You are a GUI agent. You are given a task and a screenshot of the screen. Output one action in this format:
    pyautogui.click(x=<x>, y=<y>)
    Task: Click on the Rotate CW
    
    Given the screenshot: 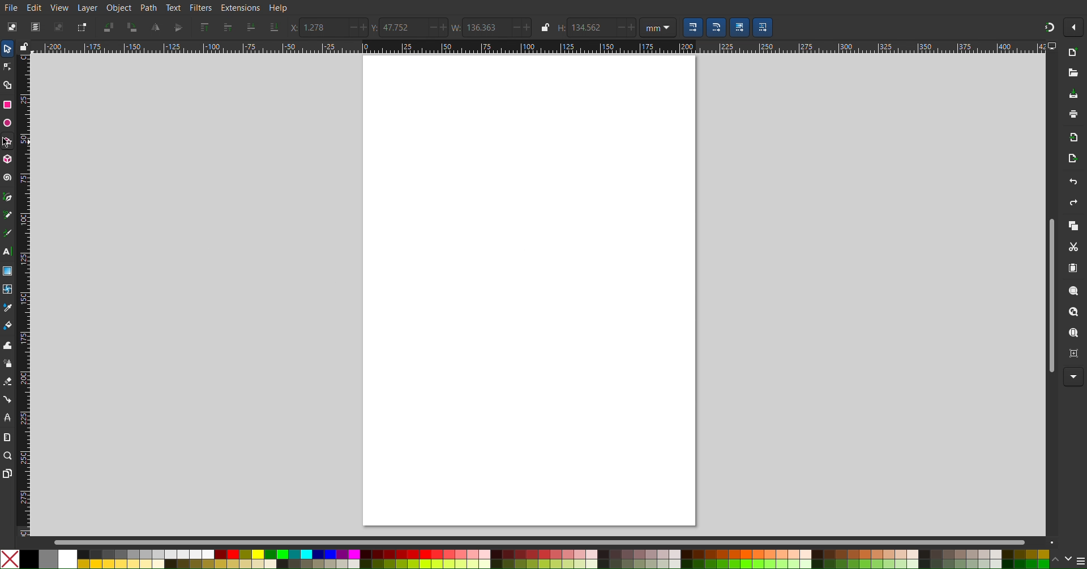 What is the action you would take?
    pyautogui.click(x=132, y=28)
    